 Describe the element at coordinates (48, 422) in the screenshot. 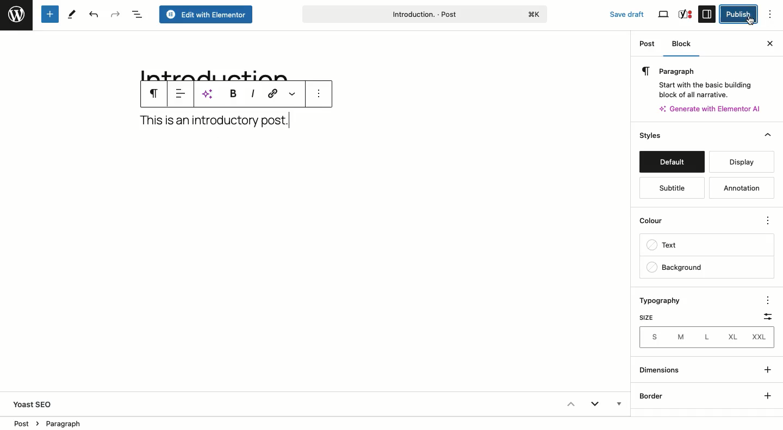

I see `Post > Paragraph` at that location.